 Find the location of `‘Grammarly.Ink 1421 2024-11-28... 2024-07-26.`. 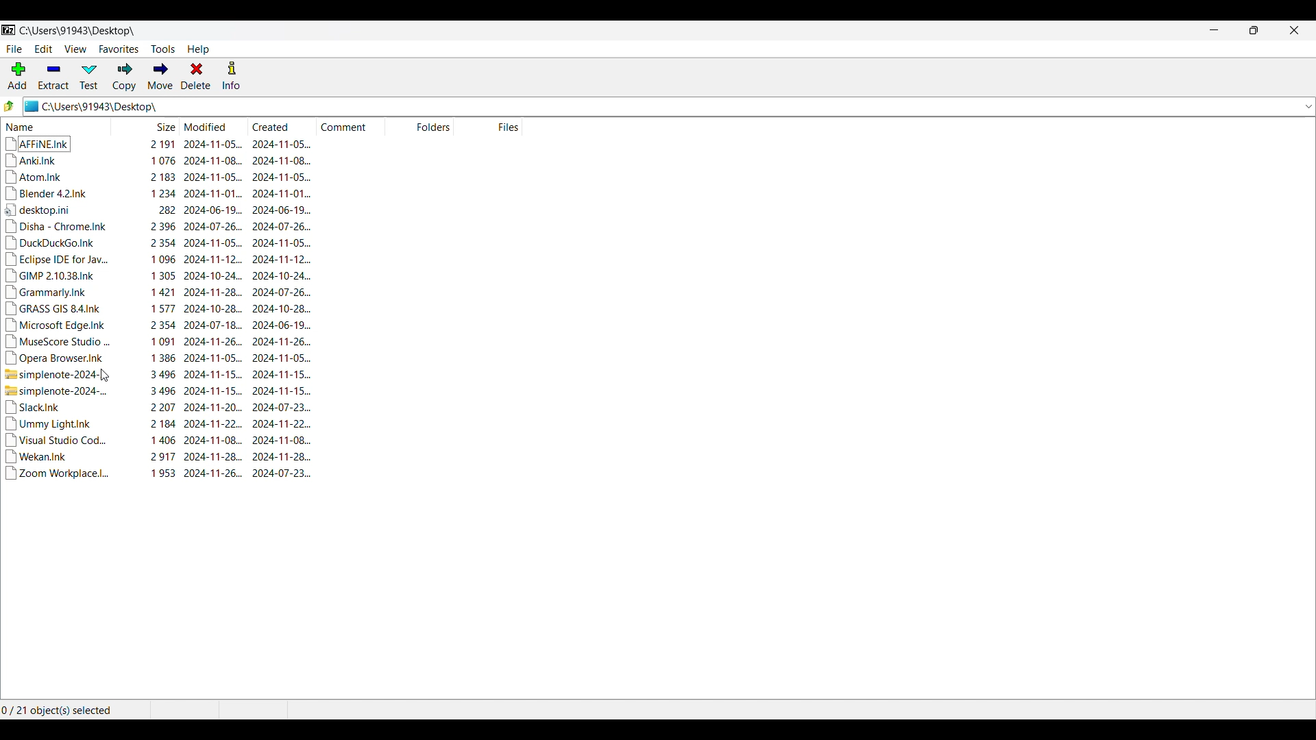

‘Grammarly.Ink 1421 2024-11-28... 2024-07-26. is located at coordinates (157, 292).